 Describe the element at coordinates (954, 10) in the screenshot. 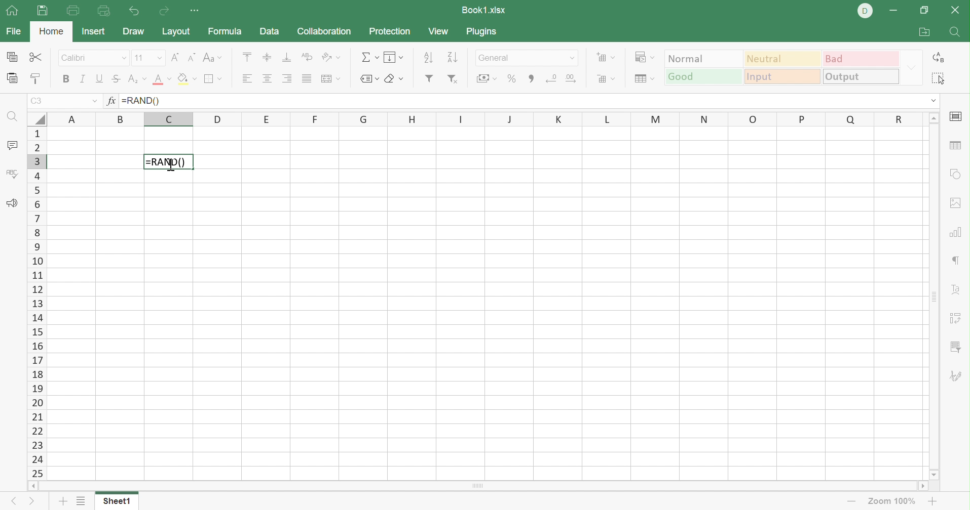

I see `Close` at that location.